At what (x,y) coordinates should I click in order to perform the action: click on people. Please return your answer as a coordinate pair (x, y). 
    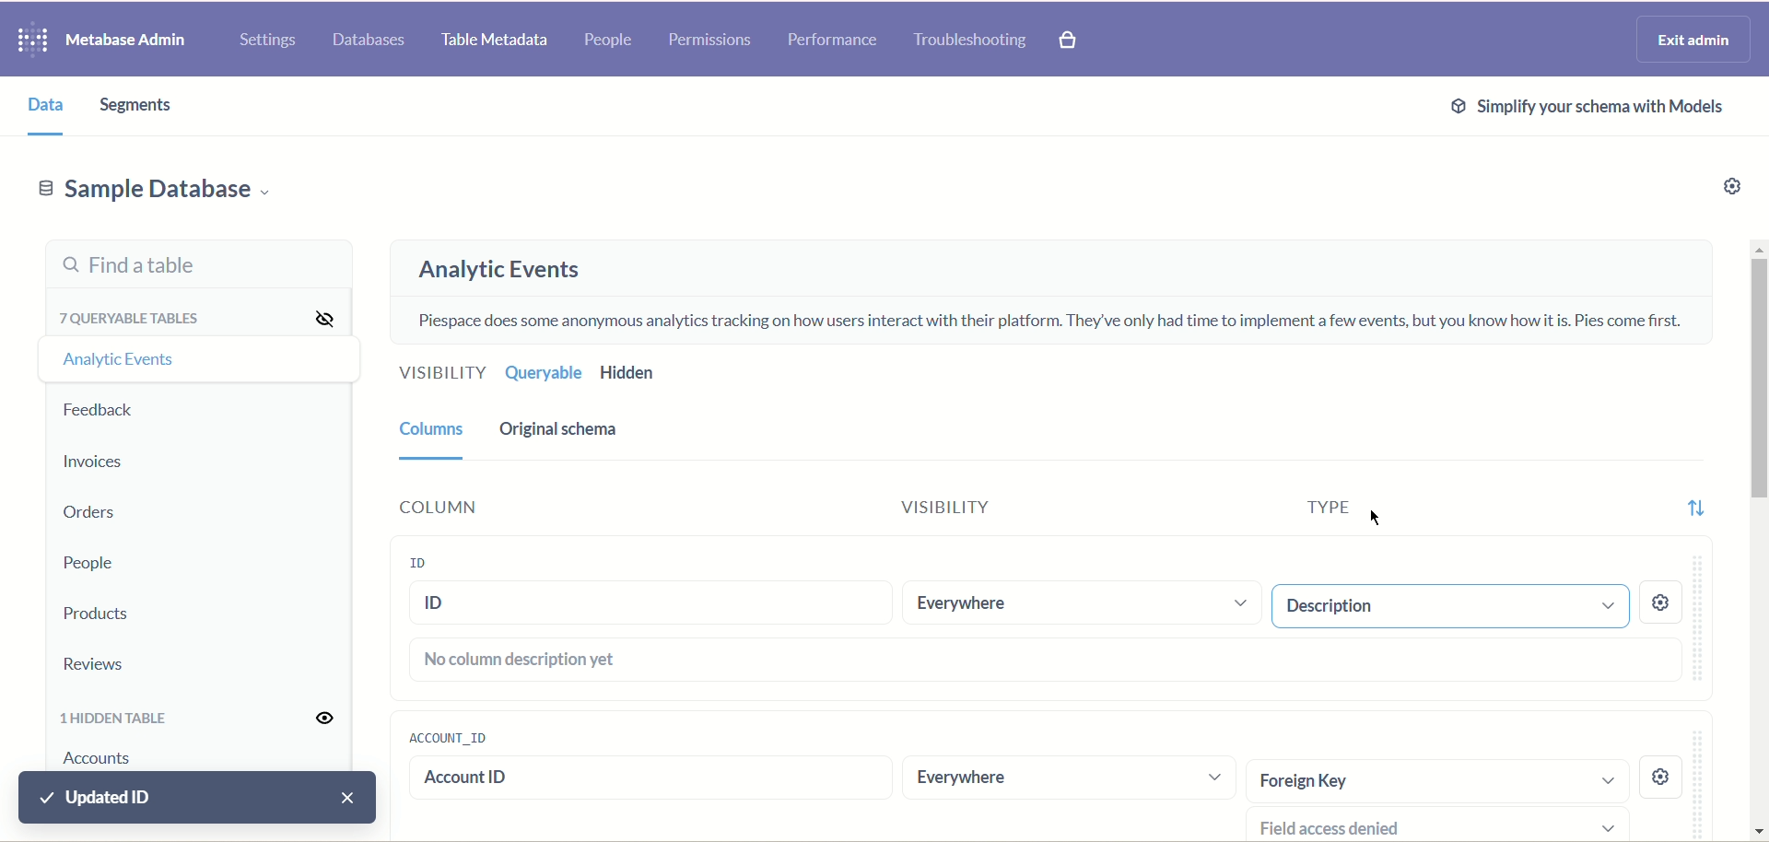
    Looking at the image, I should click on (607, 41).